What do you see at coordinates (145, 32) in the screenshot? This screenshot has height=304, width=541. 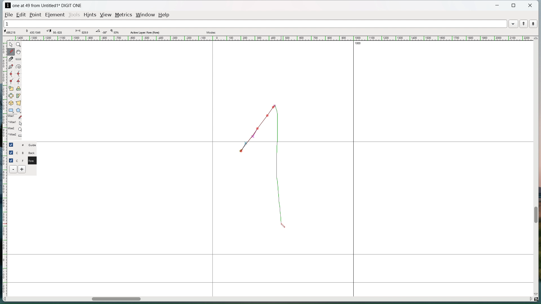 I see `Active layer fore` at bounding box center [145, 32].